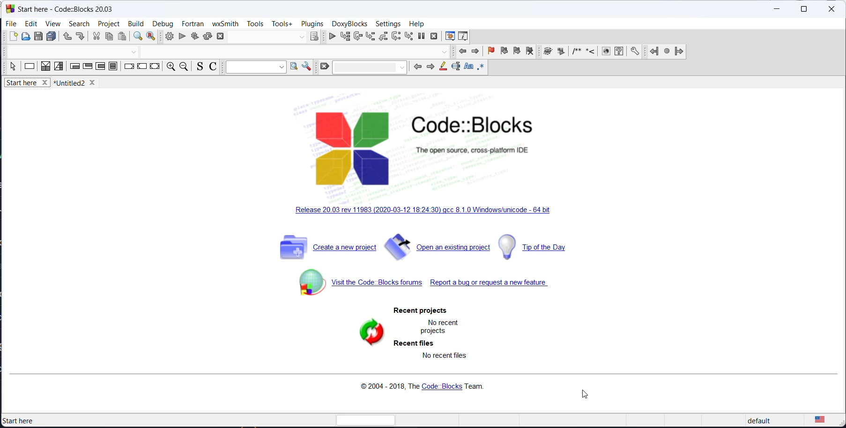 The image size is (846, 428). I want to click on report bug, so click(492, 285).